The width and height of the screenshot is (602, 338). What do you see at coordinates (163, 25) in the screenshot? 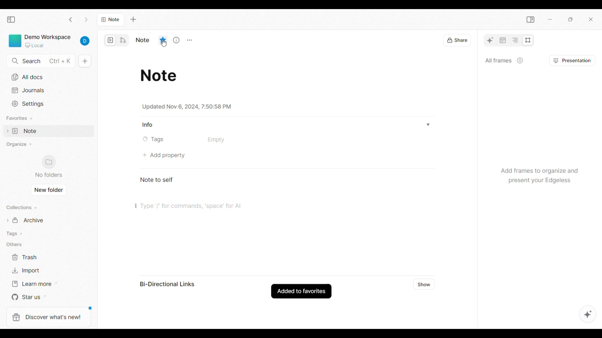
I see `Description of current icon` at bounding box center [163, 25].